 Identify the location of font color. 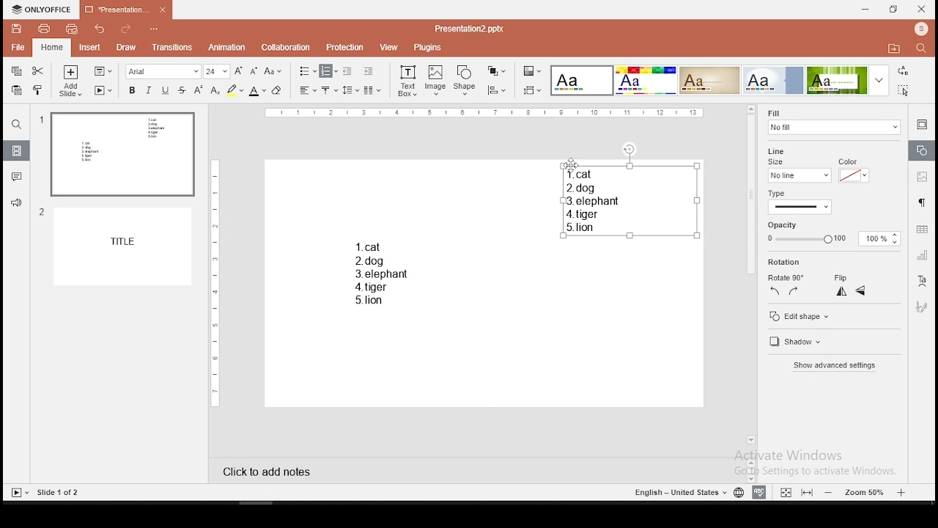
(257, 90).